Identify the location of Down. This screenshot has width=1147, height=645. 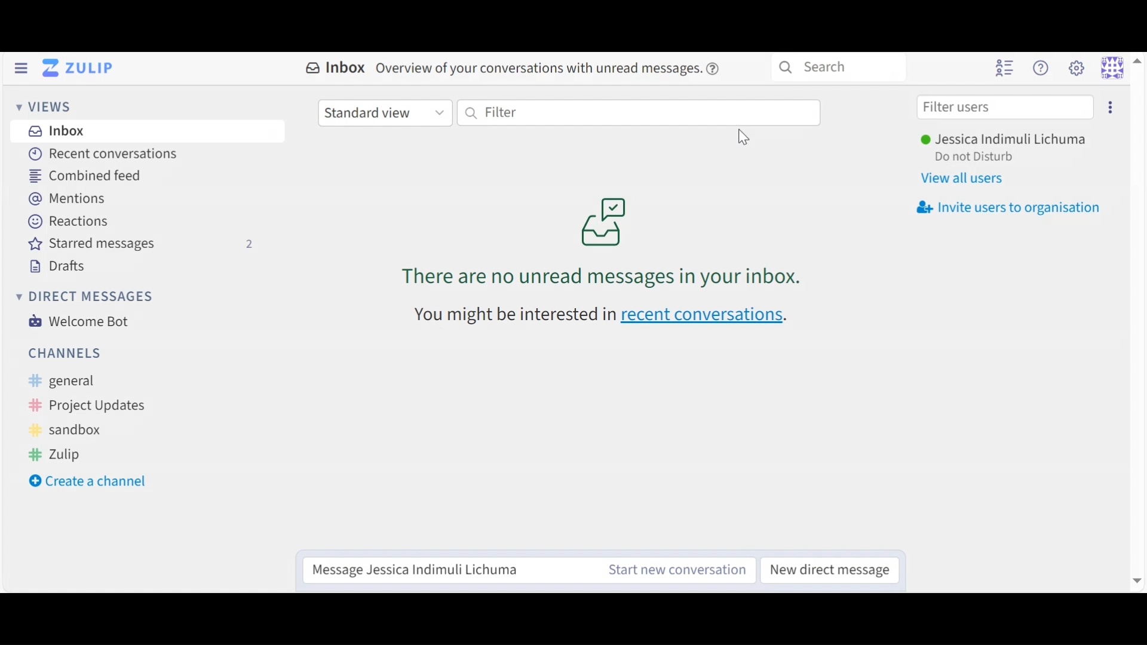
(1135, 576).